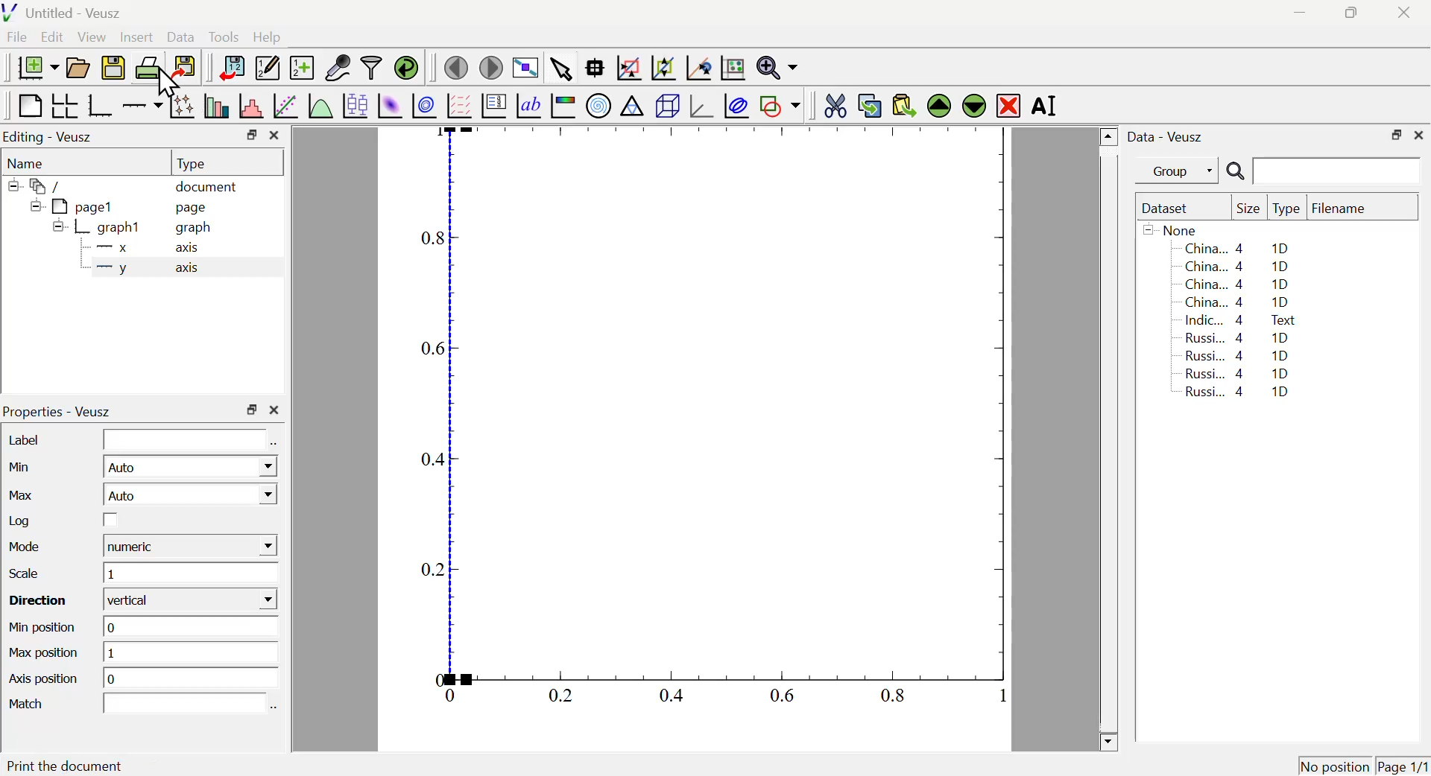  Describe the element at coordinates (91, 38) in the screenshot. I see `View` at that location.